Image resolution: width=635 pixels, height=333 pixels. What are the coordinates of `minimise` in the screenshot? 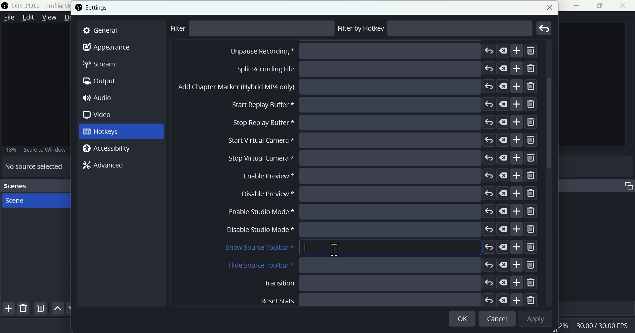 It's located at (580, 6).